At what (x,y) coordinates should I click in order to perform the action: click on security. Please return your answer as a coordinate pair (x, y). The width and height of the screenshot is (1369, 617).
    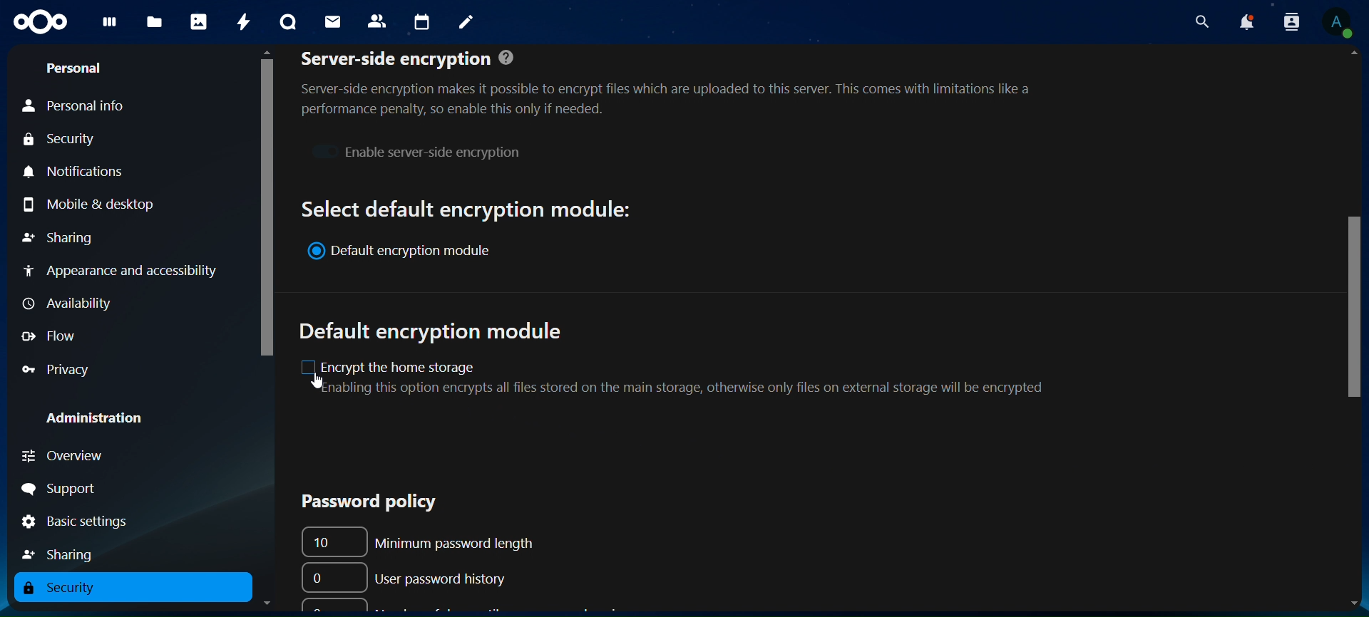
    Looking at the image, I should click on (70, 589).